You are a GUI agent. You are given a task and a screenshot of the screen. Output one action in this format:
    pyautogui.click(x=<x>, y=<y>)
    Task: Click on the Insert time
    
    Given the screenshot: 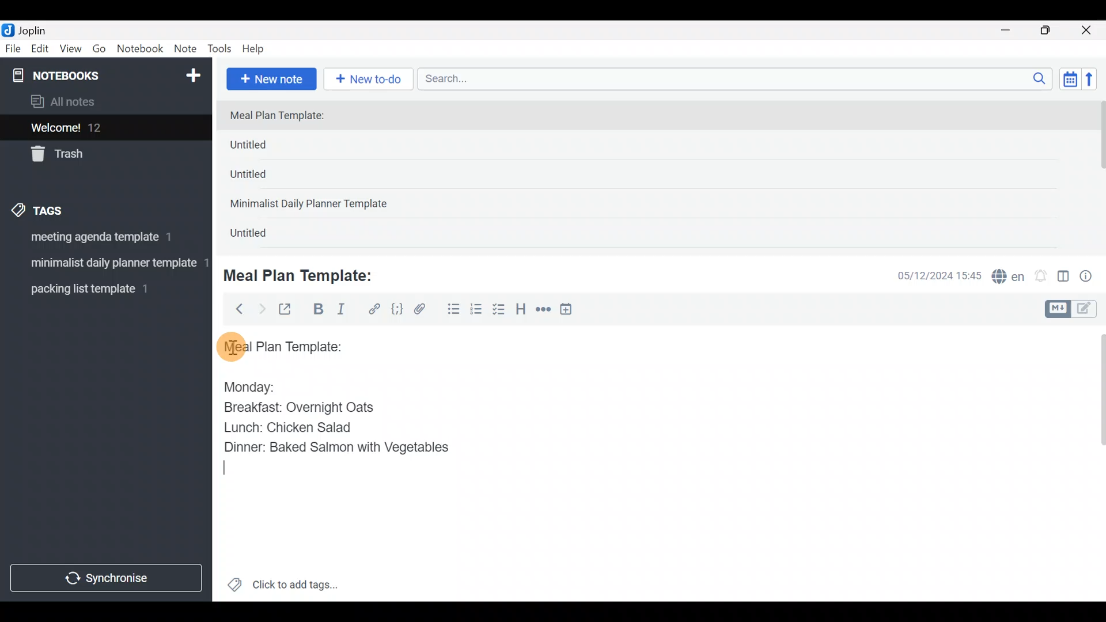 What is the action you would take?
    pyautogui.click(x=571, y=311)
    